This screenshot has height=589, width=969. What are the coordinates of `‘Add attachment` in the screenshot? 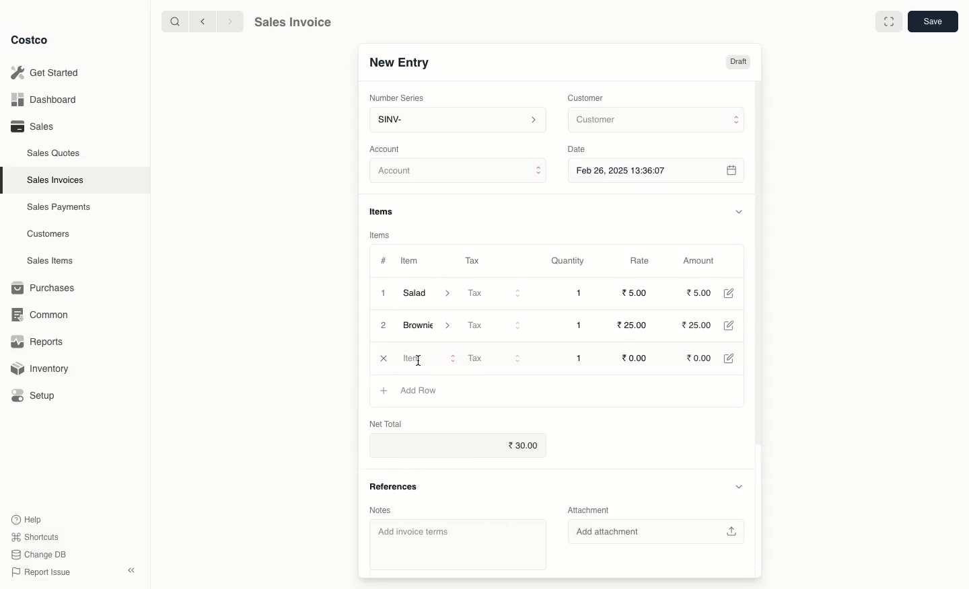 It's located at (658, 531).